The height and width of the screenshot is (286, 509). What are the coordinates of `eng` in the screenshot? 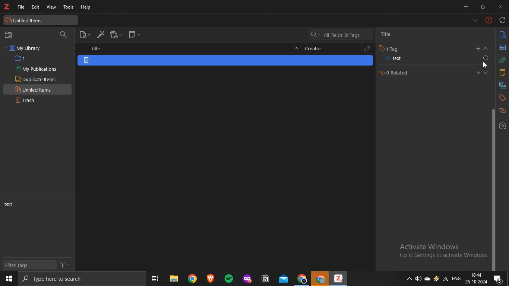 It's located at (456, 279).